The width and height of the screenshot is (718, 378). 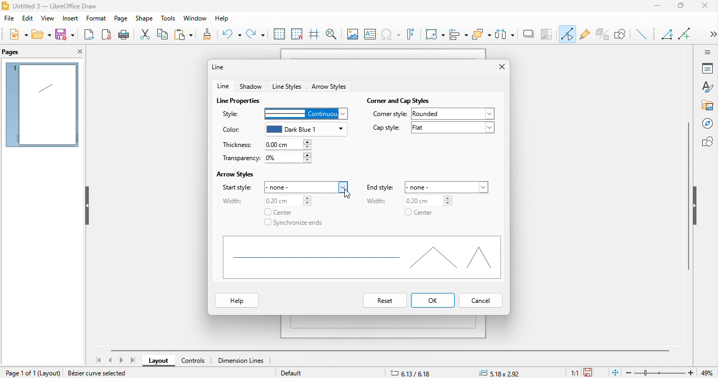 I want to click on line properties, so click(x=240, y=100).